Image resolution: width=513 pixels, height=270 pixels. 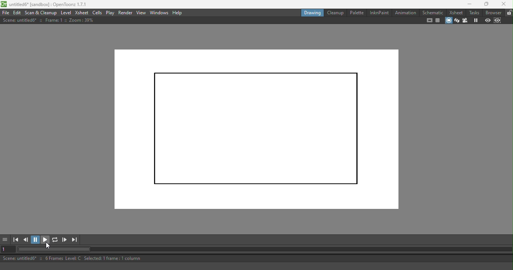 I want to click on Camera stand view, so click(x=449, y=20).